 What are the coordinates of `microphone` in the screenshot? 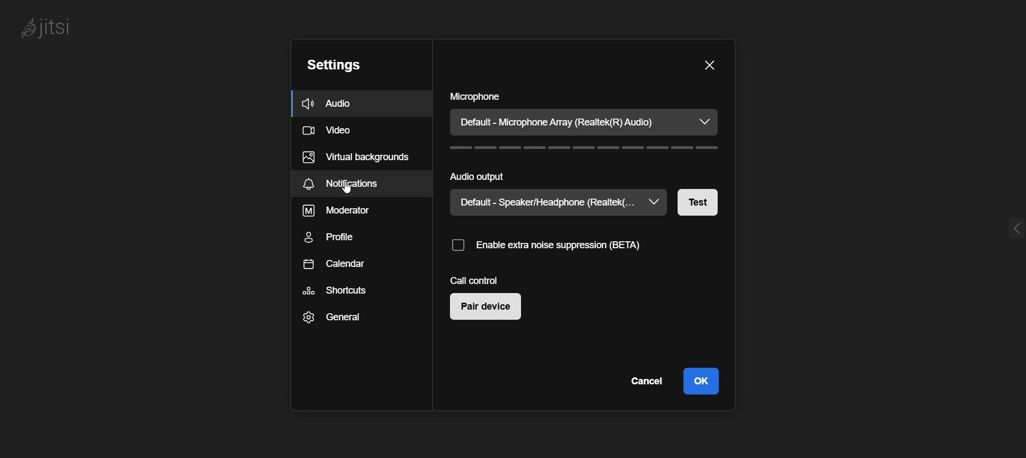 It's located at (481, 96).